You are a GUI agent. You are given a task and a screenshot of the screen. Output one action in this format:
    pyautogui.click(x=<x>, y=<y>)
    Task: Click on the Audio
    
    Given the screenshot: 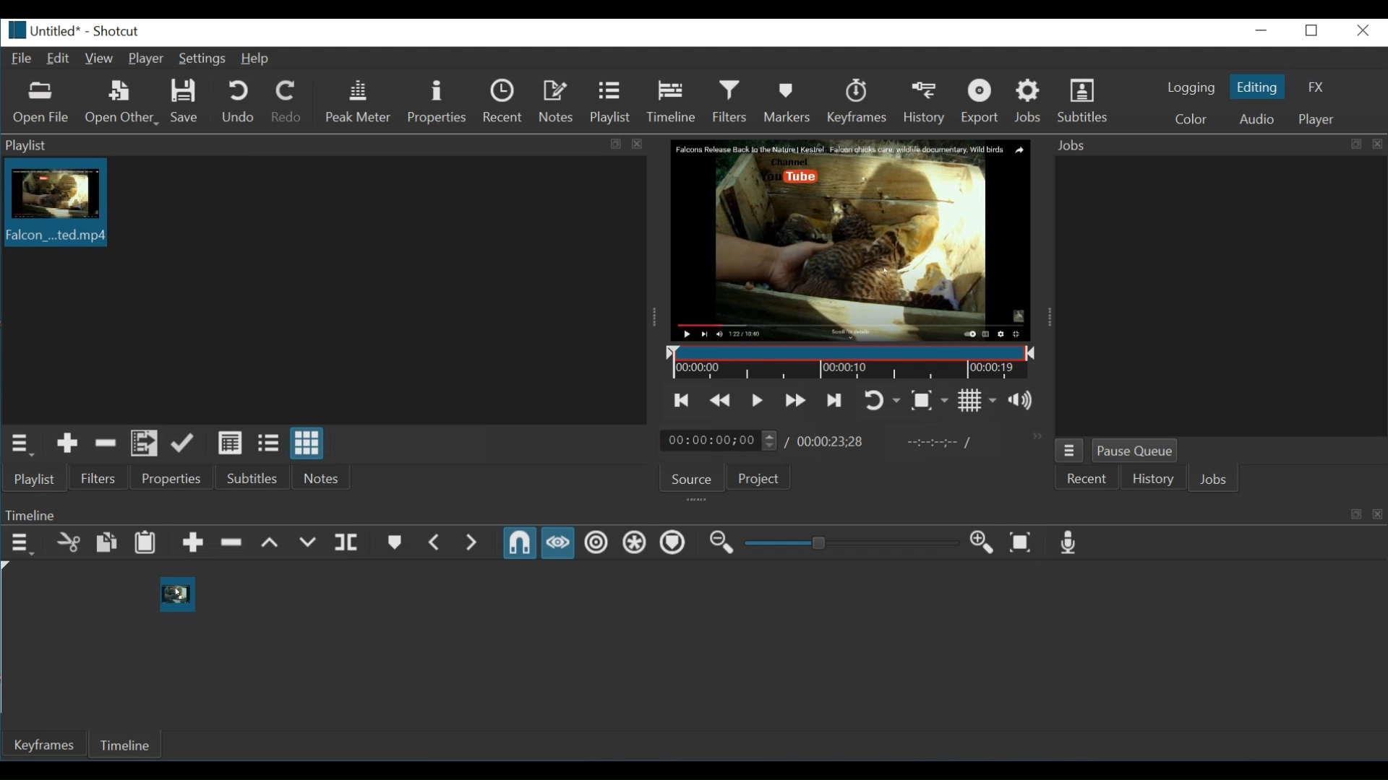 What is the action you would take?
    pyautogui.click(x=1256, y=118)
    